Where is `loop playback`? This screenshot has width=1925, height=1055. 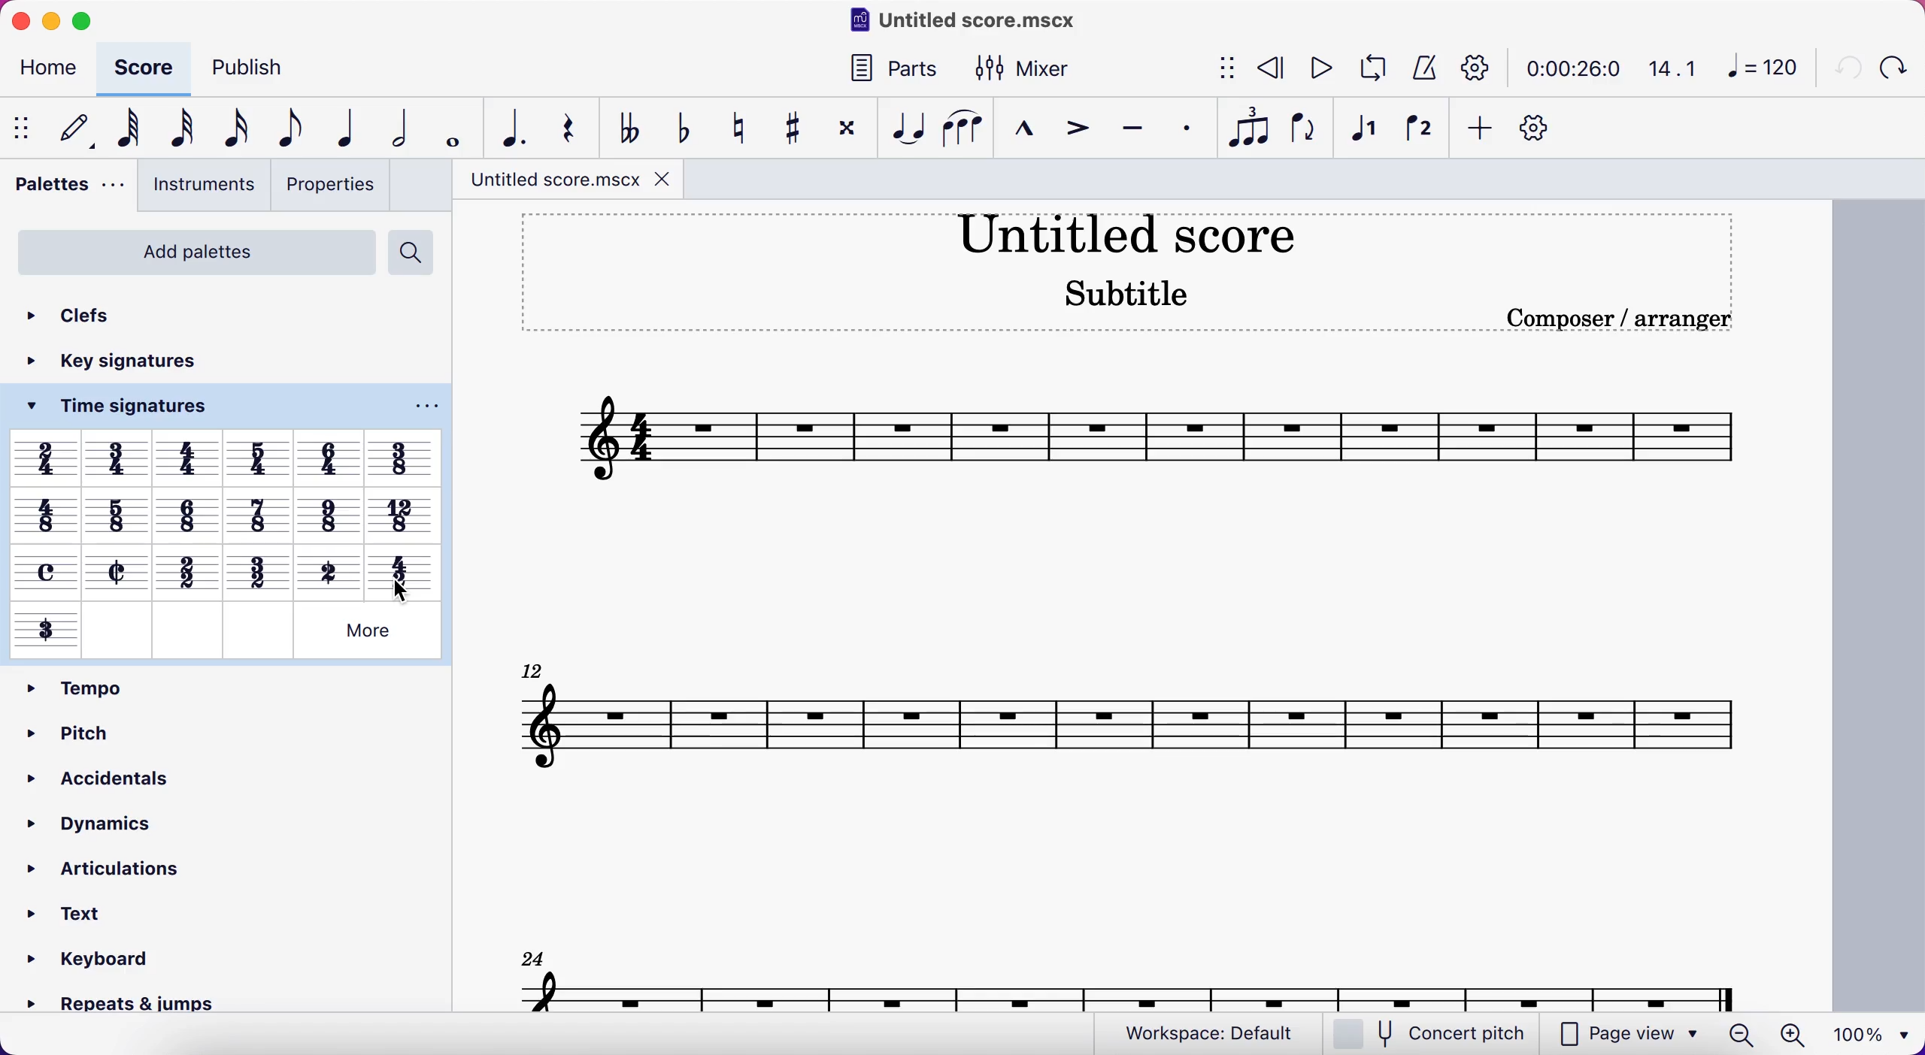
loop playback is located at coordinates (1367, 68).